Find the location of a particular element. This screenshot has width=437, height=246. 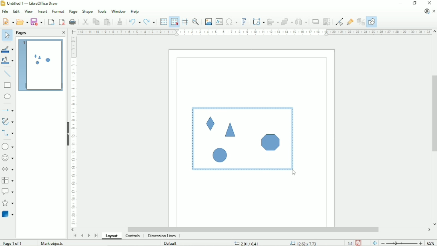

Vertical scroll button is located at coordinates (434, 224).